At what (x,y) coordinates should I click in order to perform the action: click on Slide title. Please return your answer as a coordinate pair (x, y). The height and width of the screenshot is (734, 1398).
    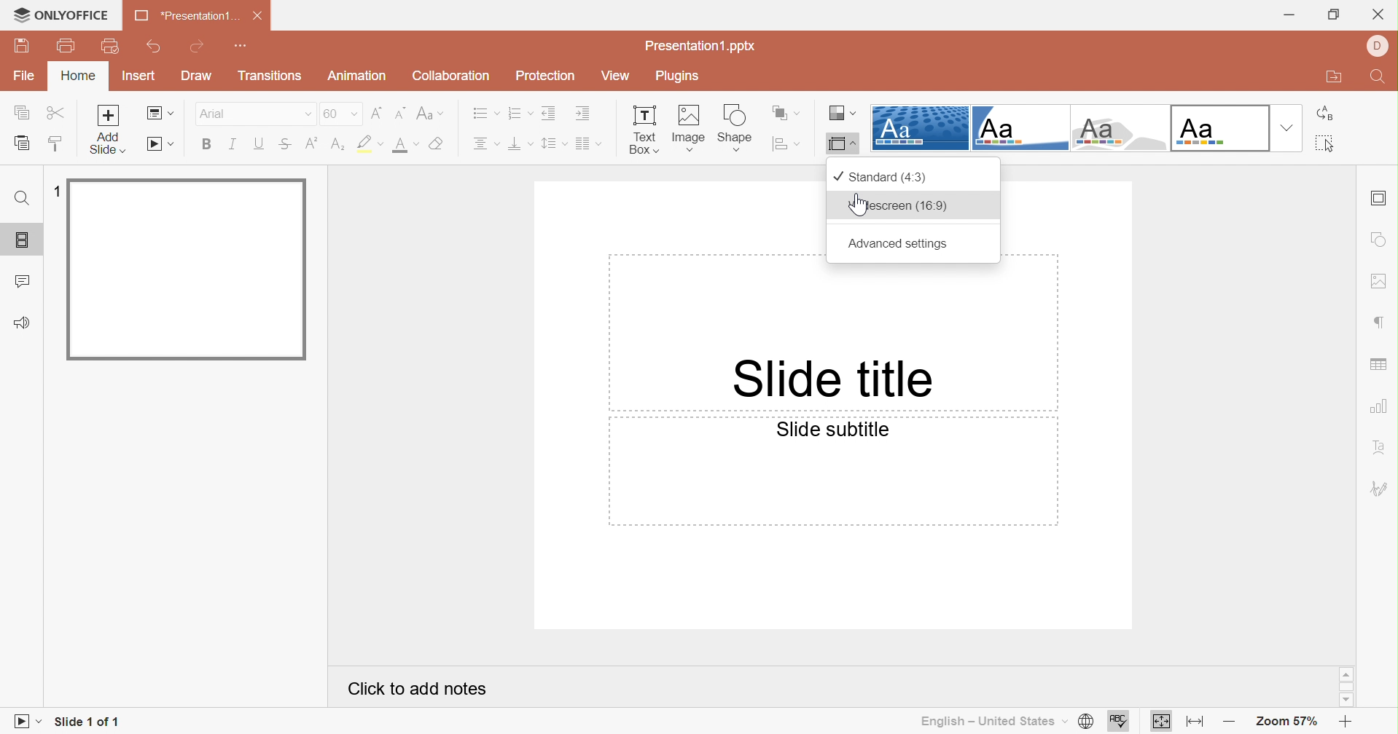
    Looking at the image, I should click on (829, 381).